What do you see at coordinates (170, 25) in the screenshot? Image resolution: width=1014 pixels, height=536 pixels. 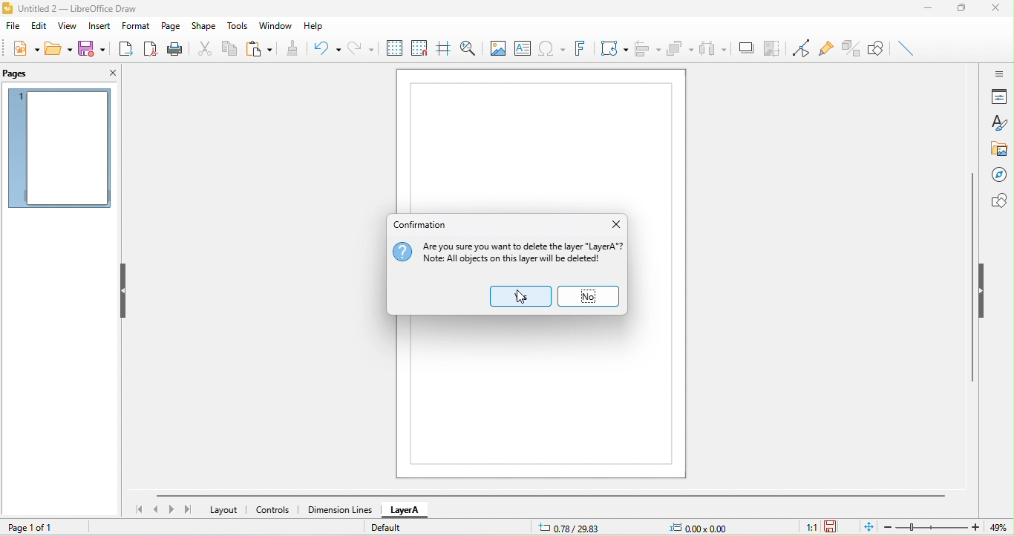 I see `page` at bounding box center [170, 25].